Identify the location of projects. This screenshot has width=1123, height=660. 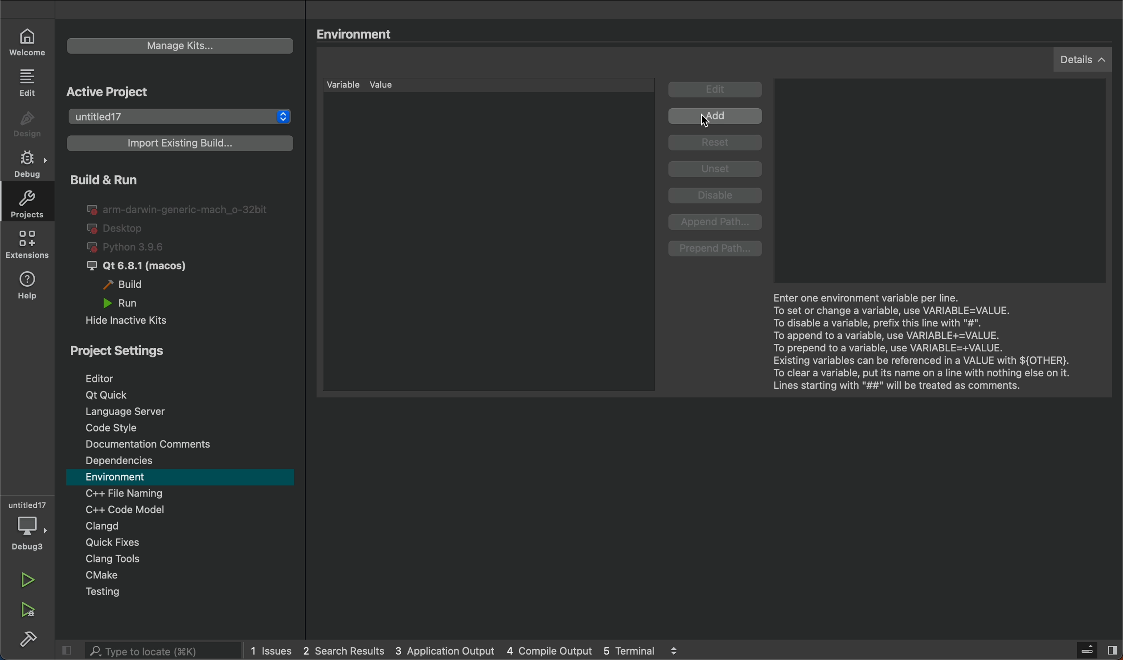
(182, 117).